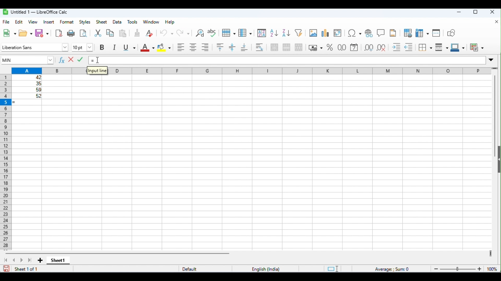 The height and width of the screenshot is (281, 501). What do you see at coordinates (117, 22) in the screenshot?
I see `data` at bounding box center [117, 22].